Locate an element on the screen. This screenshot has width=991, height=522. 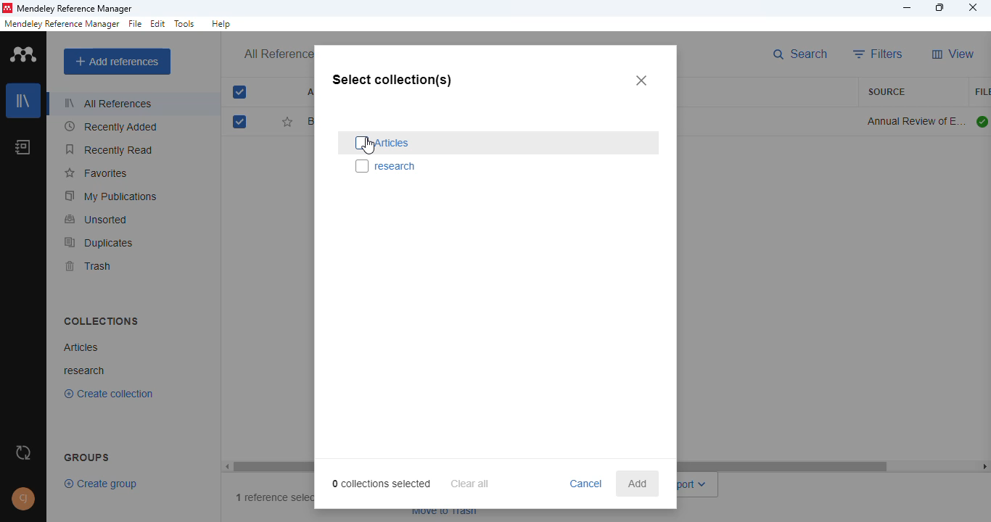
mendeley reference manager is located at coordinates (75, 9).